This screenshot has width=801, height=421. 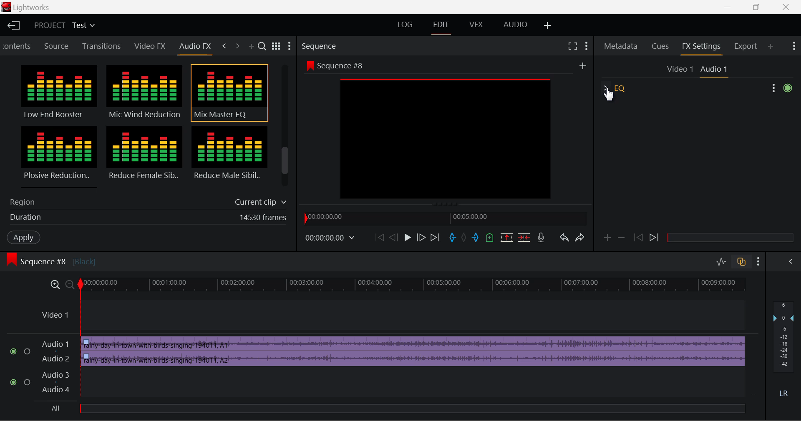 What do you see at coordinates (403, 25) in the screenshot?
I see `LOG Layout` at bounding box center [403, 25].